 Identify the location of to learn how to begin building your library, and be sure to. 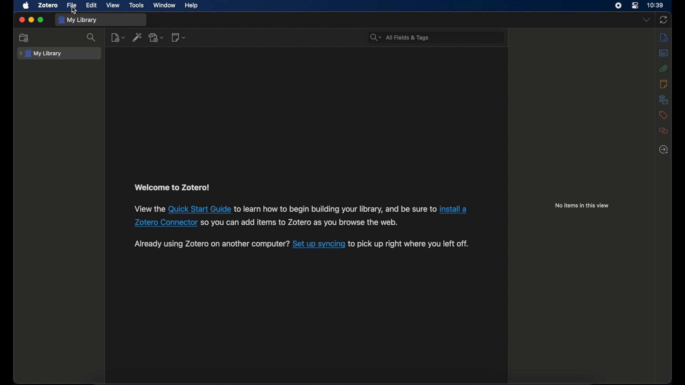
(335, 209).